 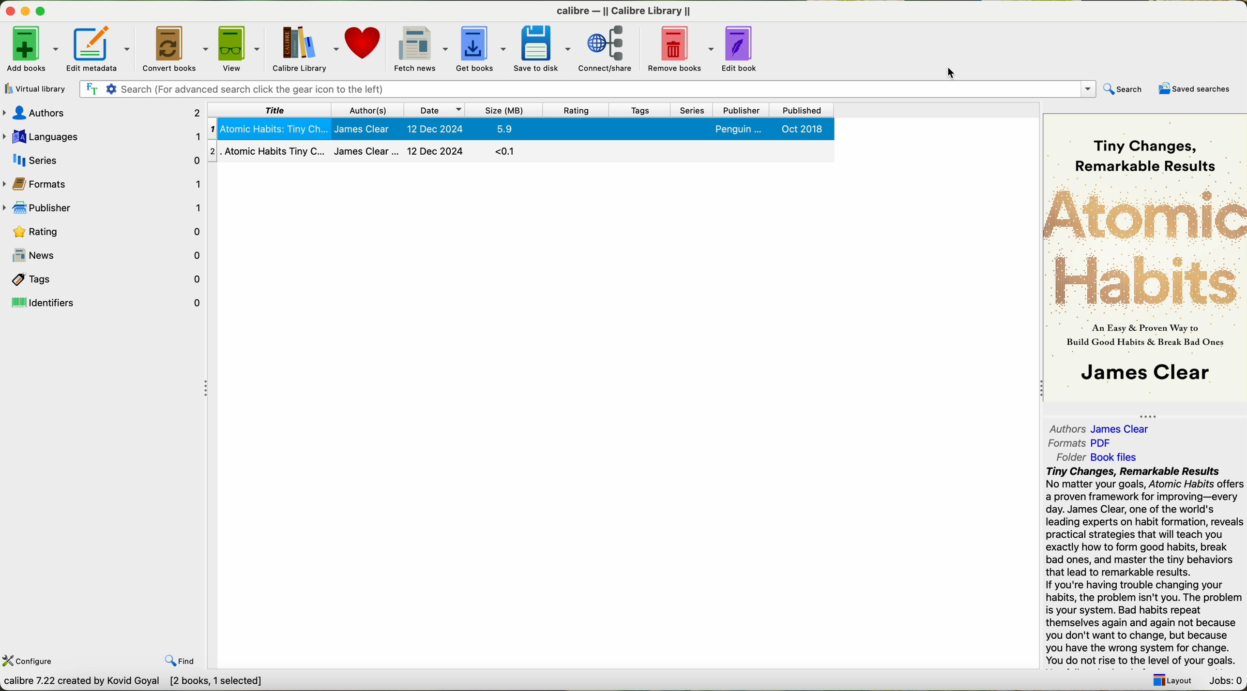 I want to click on get books, so click(x=479, y=51).